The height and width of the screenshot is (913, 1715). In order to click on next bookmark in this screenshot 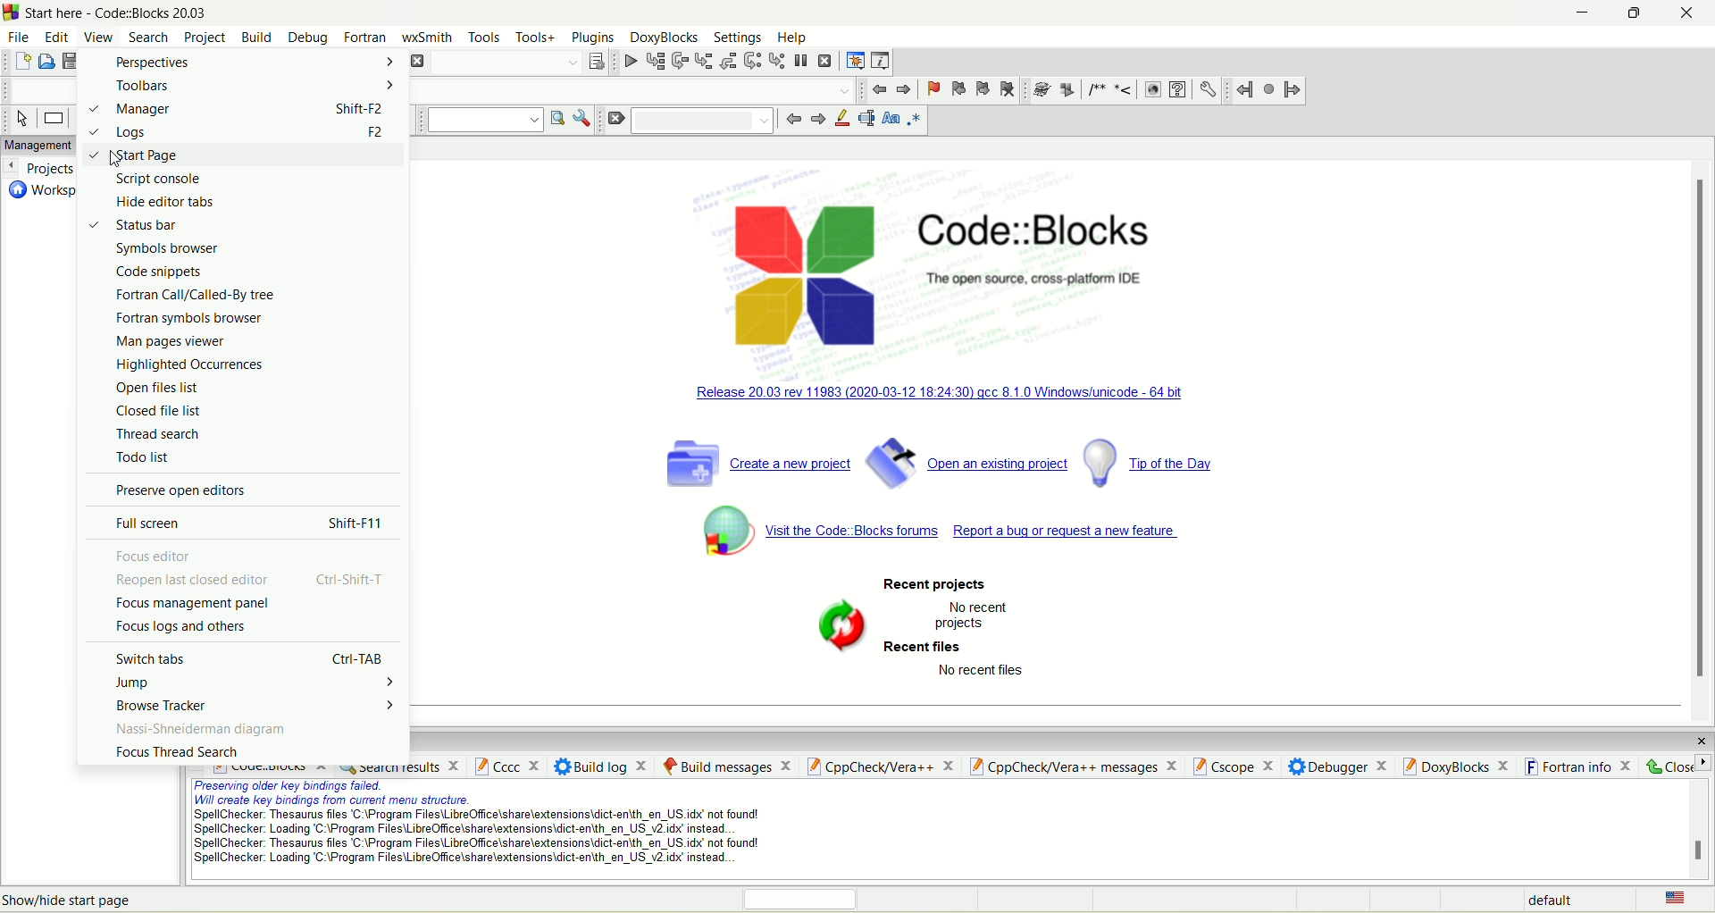, I will do `click(983, 88)`.